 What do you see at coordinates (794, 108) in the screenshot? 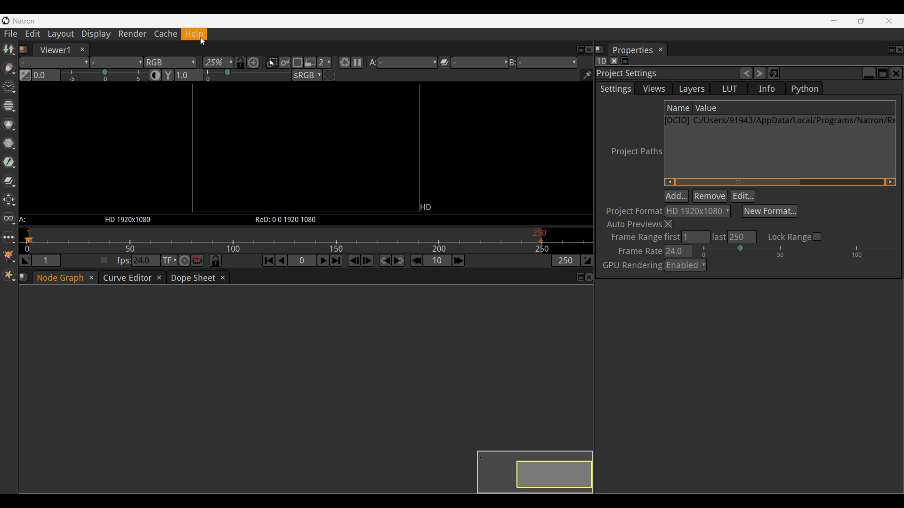
I see `Value ` at bounding box center [794, 108].